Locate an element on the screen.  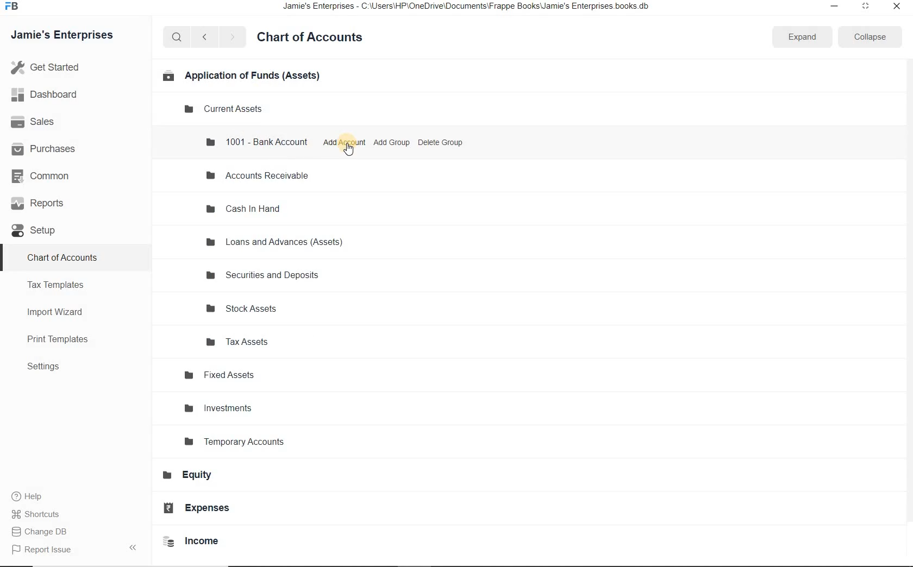
Report Issue is located at coordinates (45, 550).